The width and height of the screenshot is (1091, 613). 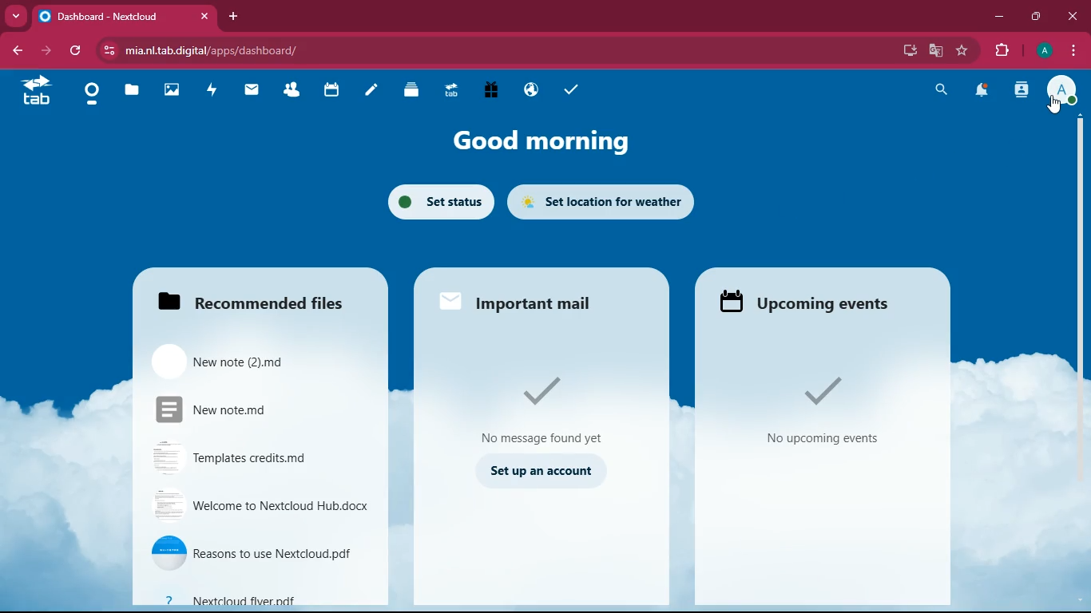 What do you see at coordinates (127, 17) in the screenshot?
I see `dashboard-nextcloud` at bounding box center [127, 17].